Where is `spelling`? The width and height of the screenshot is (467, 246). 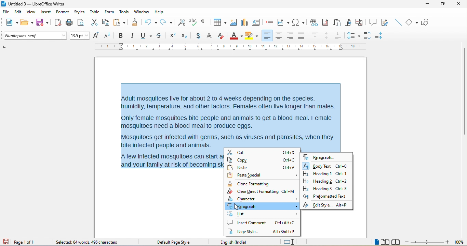
spelling is located at coordinates (193, 21).